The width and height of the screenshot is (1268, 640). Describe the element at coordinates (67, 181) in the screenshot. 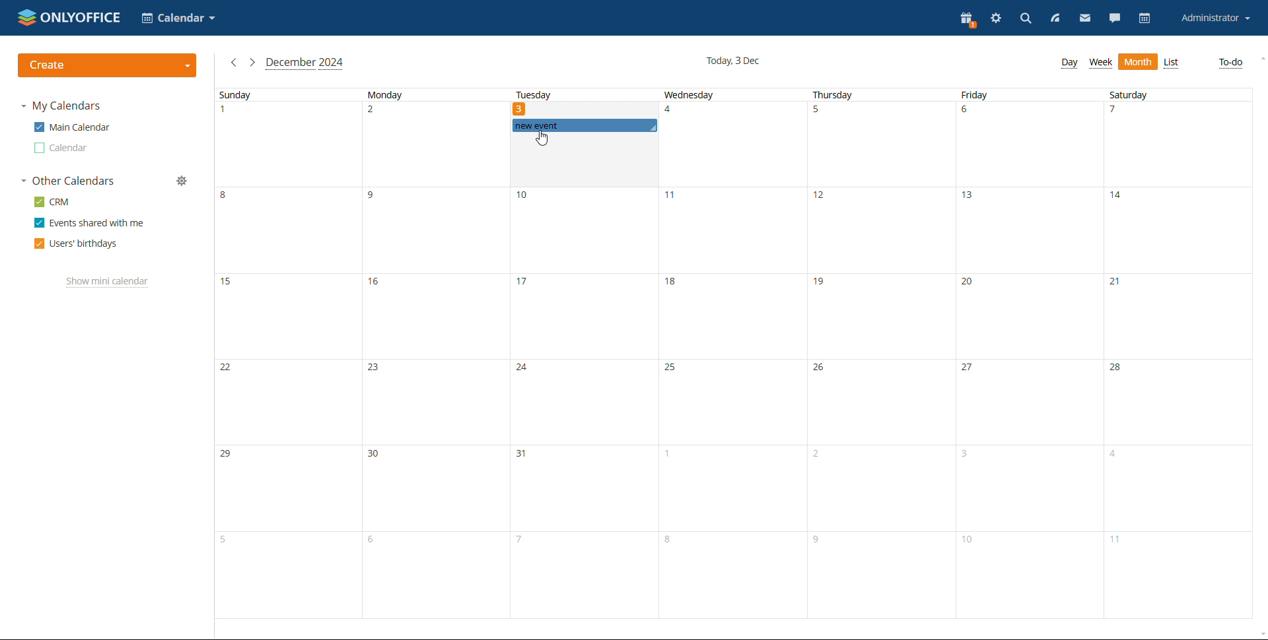

I see `other calendars` at that location.